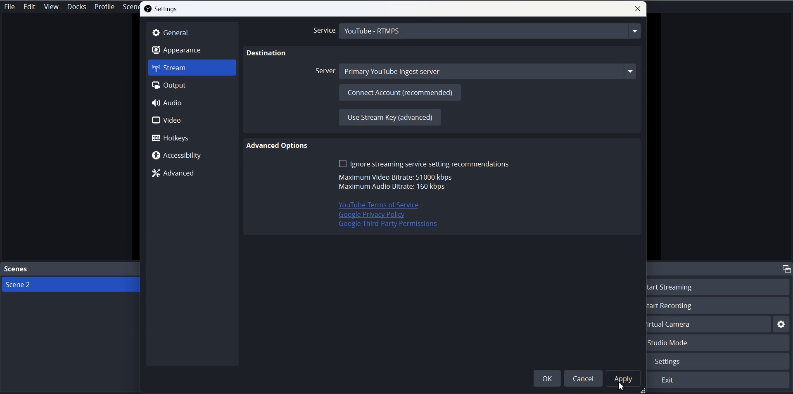 The height and width of the screenshot is (394, 793). Describe the element at coordinates (105, 7) in the screenshot. I see `Profile` at that location.